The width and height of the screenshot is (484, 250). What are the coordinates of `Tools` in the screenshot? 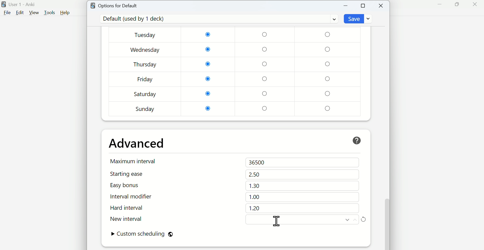 It's located at (50, 13).